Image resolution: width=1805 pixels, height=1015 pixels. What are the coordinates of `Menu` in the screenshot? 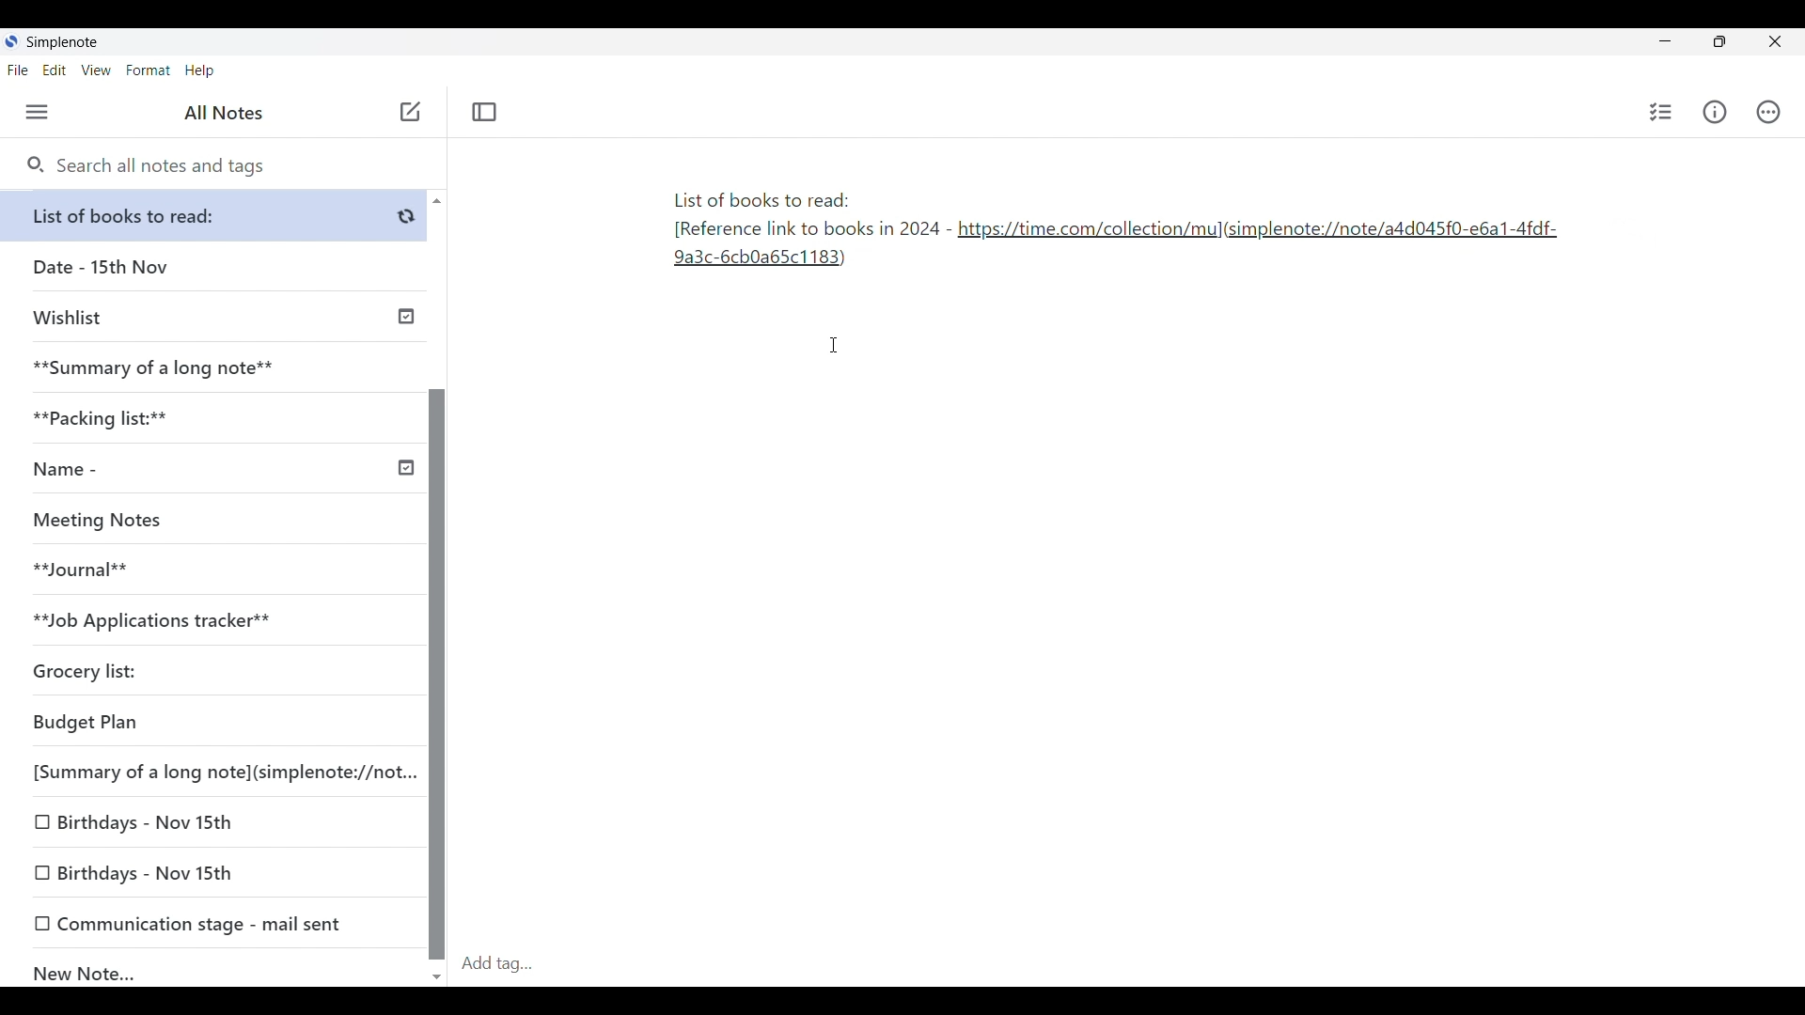 It's located at (38, 113).